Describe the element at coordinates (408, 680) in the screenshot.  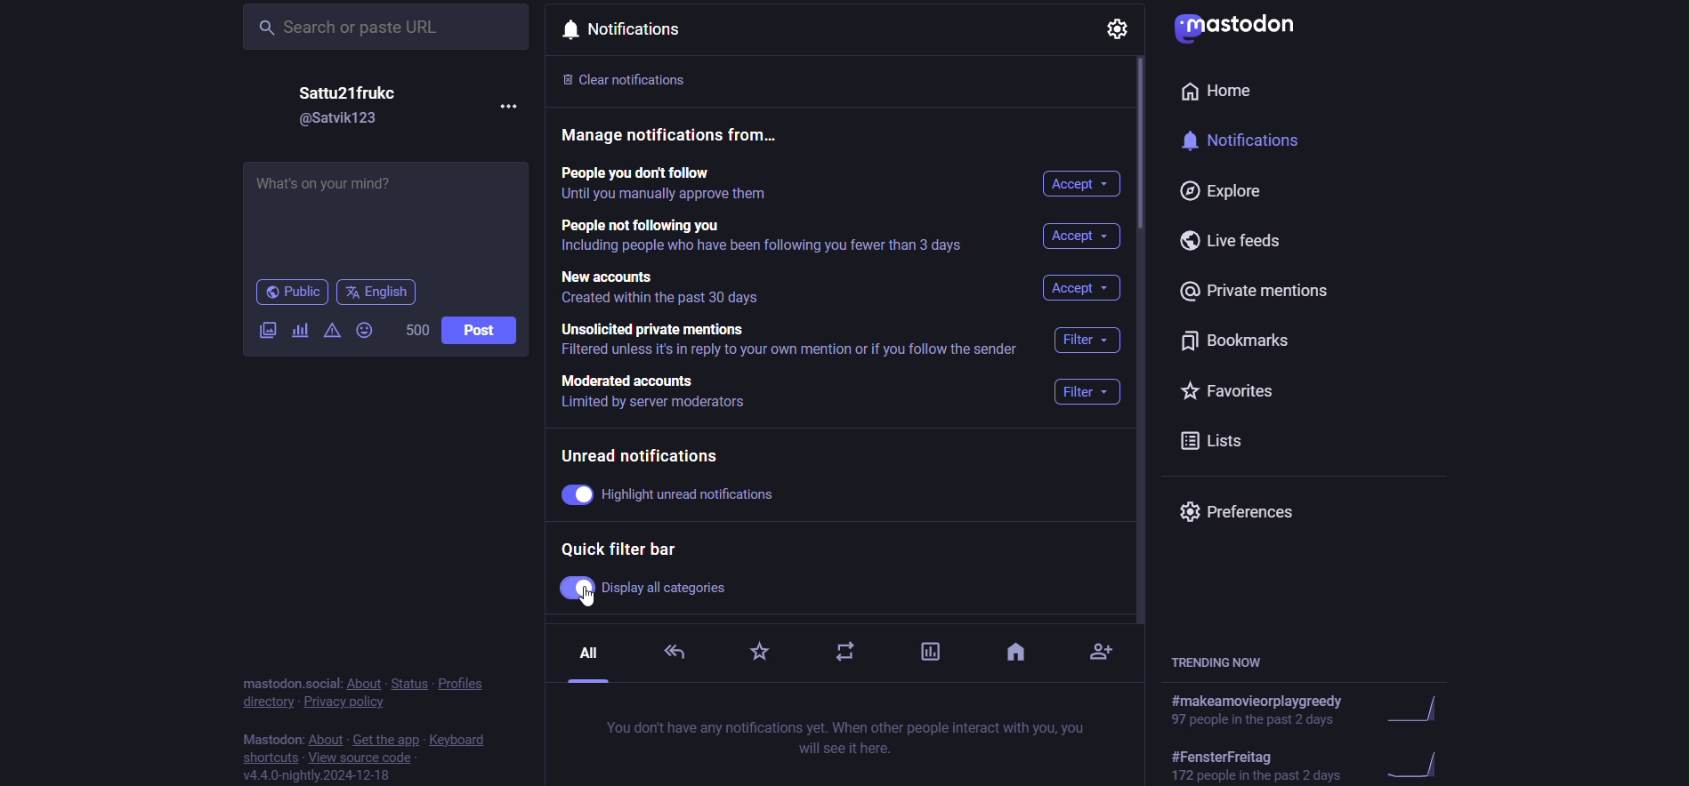
I see `status` at that location.